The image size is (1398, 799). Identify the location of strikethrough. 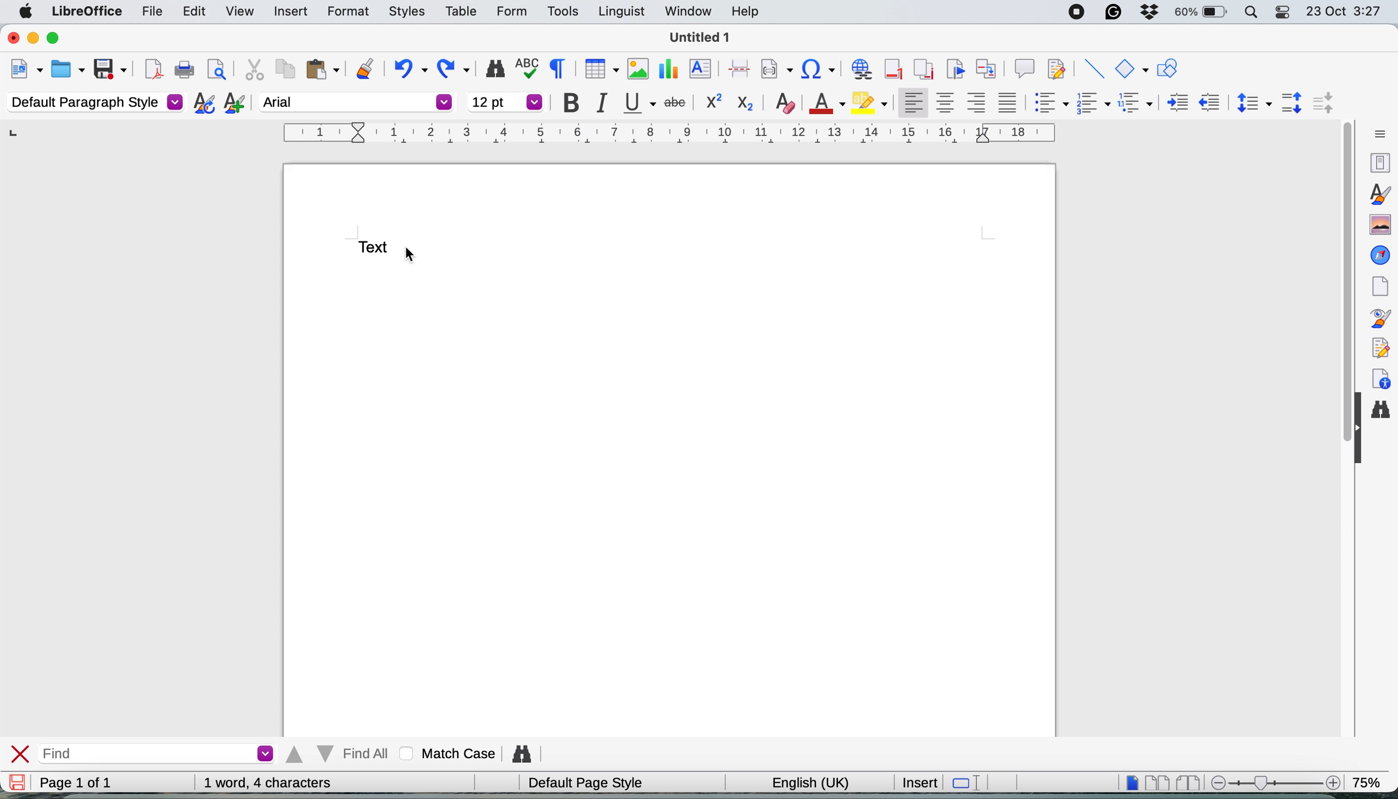
(676, 103).